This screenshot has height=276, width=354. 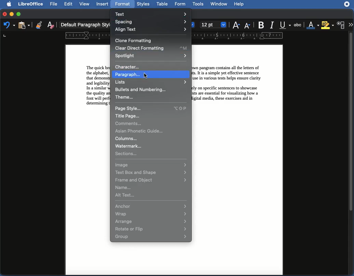 What do you see at coordinates (152, 229) in the screenshot?
I see `Rotate` at bounding box center [152, 229].